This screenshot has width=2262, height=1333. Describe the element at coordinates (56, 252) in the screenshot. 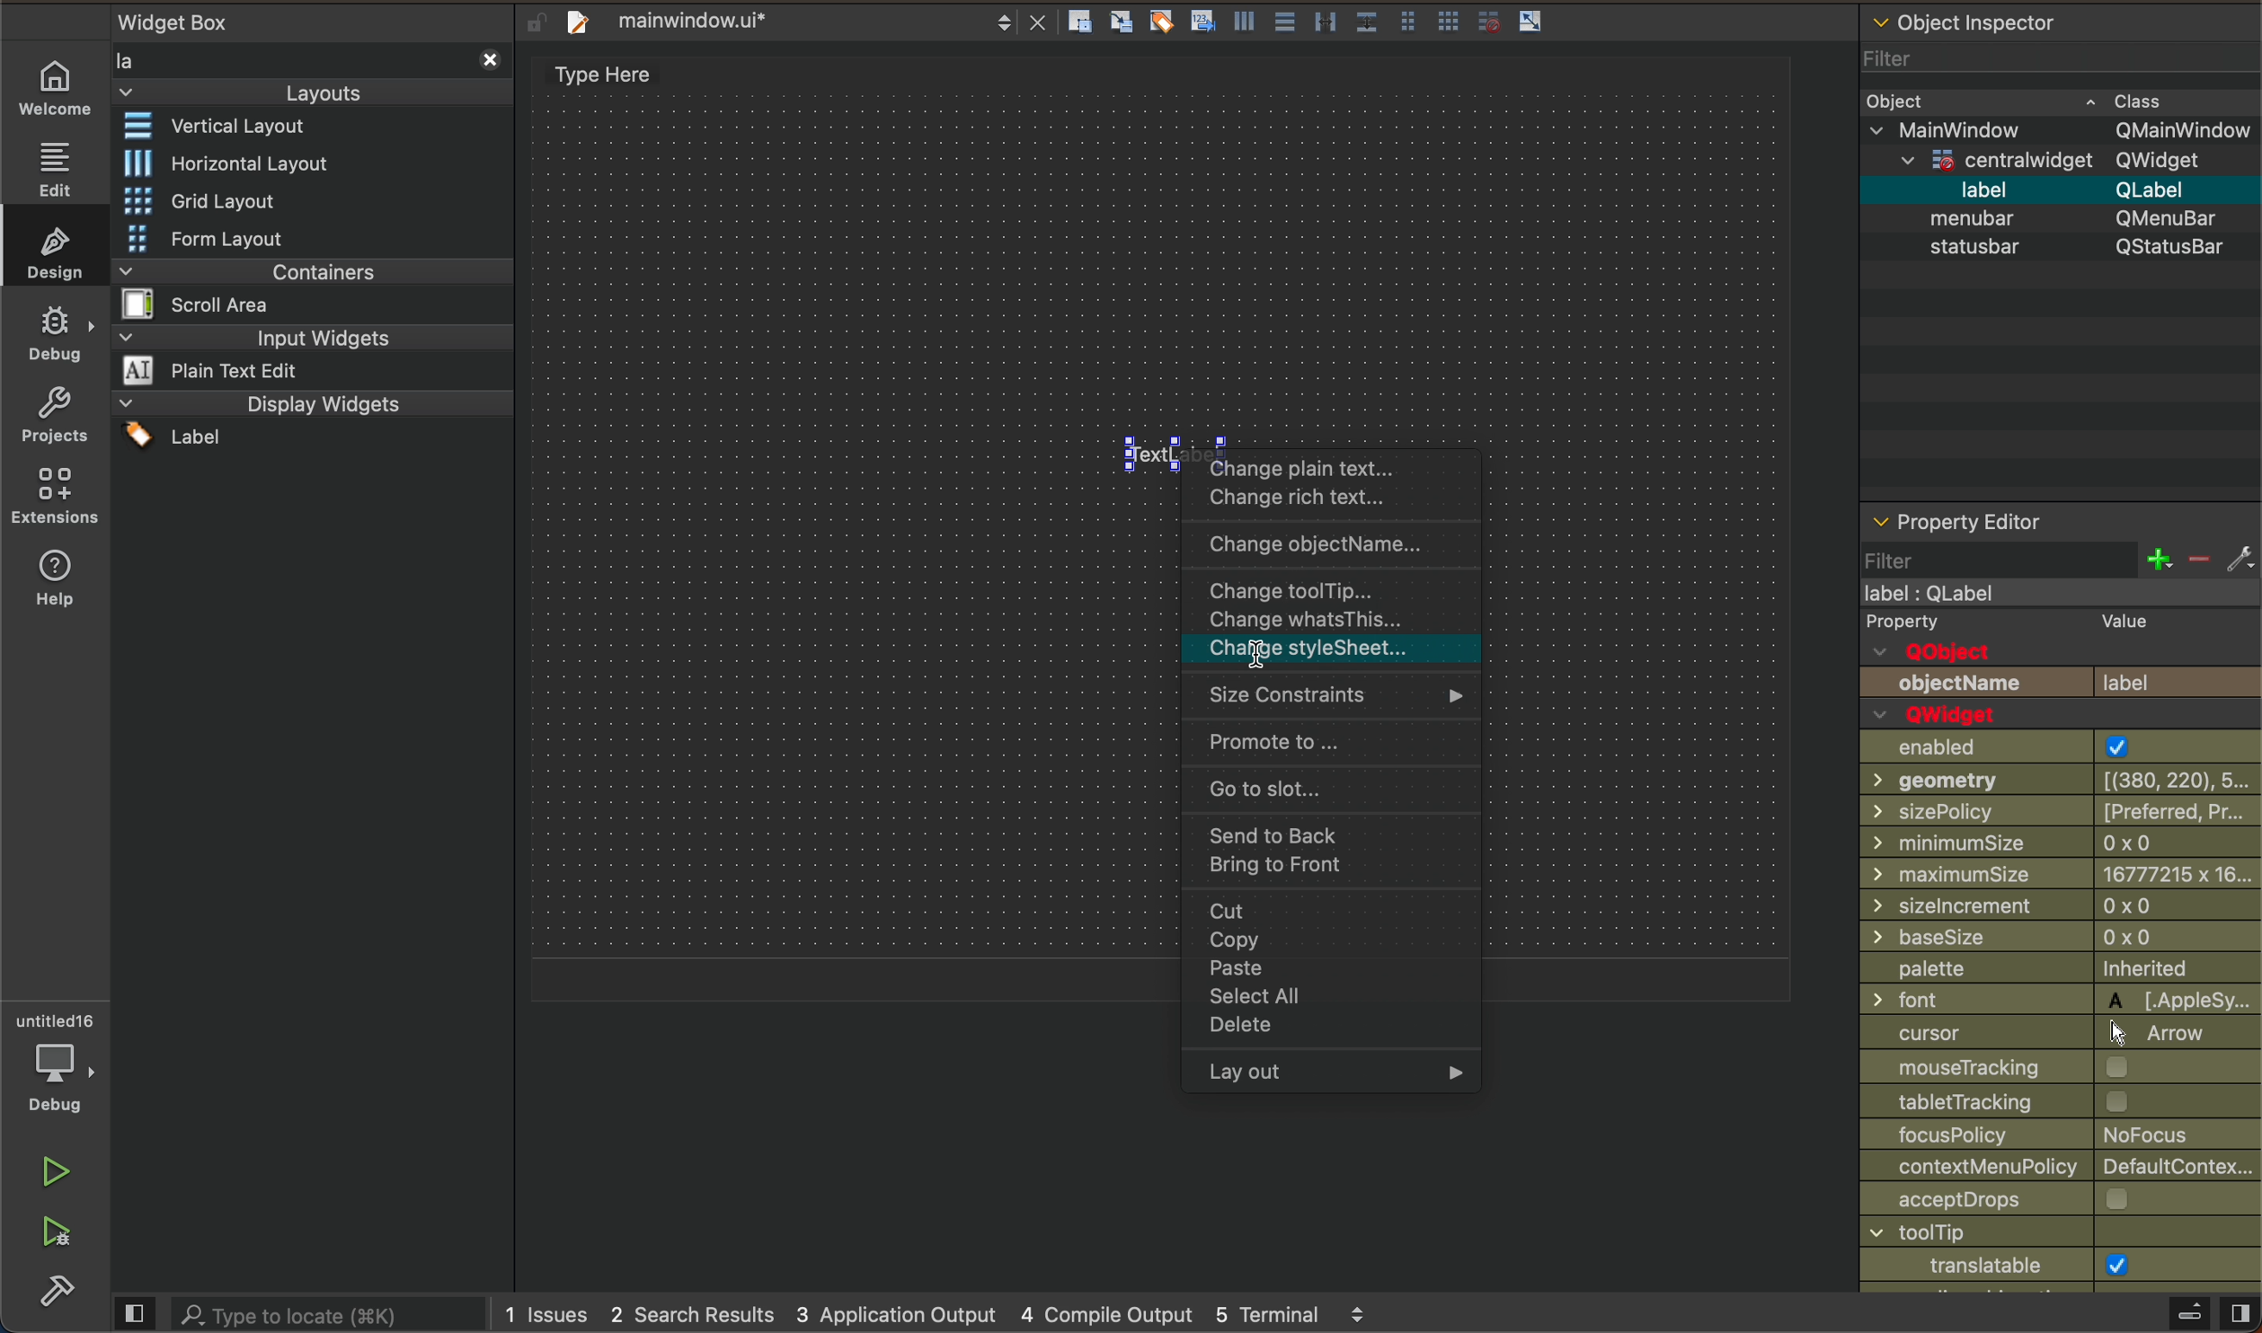

I see `design` at that location.